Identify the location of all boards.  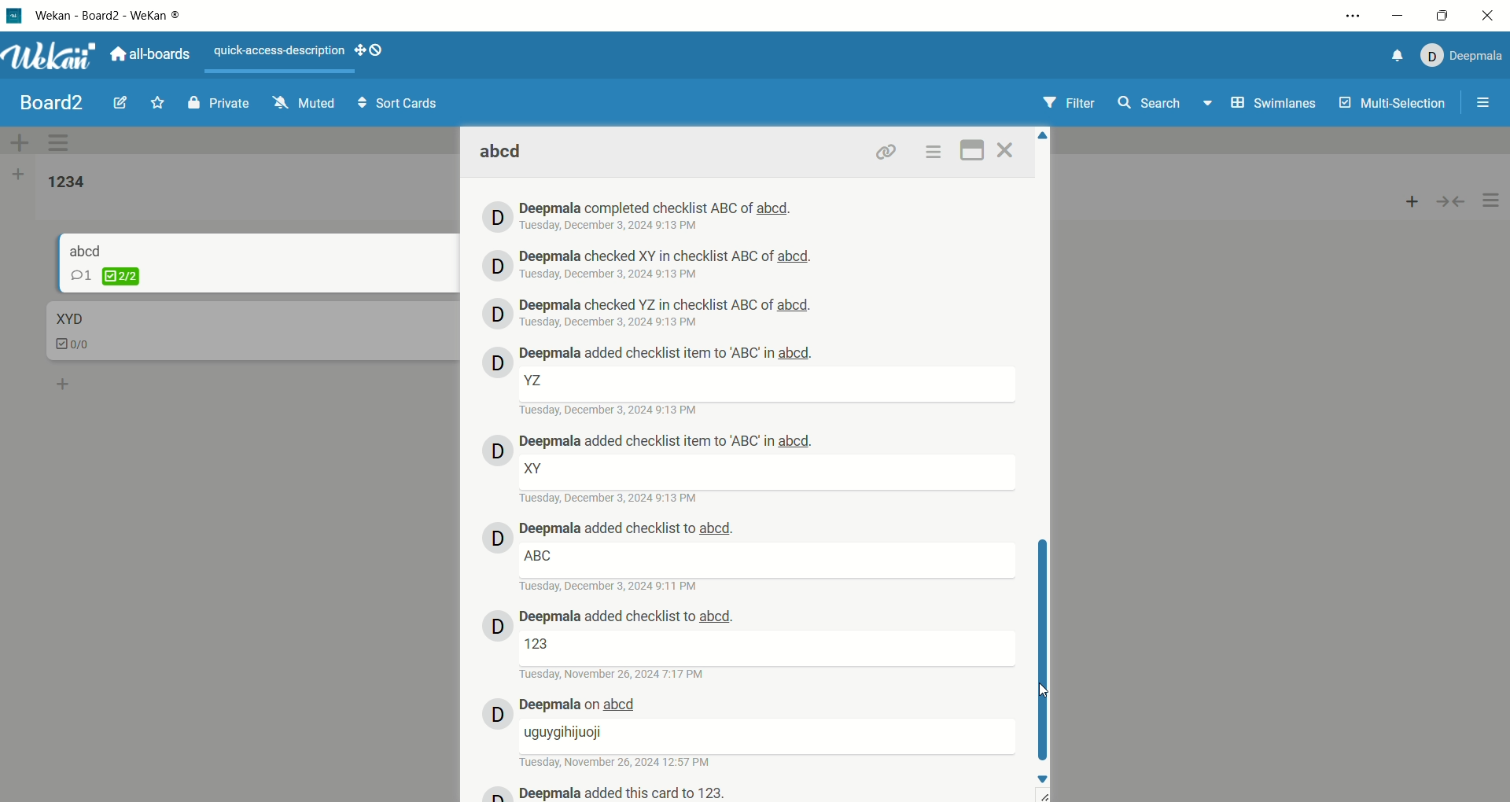
(150, 53).